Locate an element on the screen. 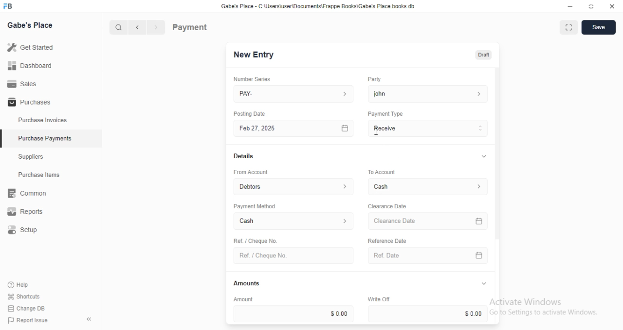 This screenshot has height=330, width=623. PAY- is located at coordinates (294, 94).